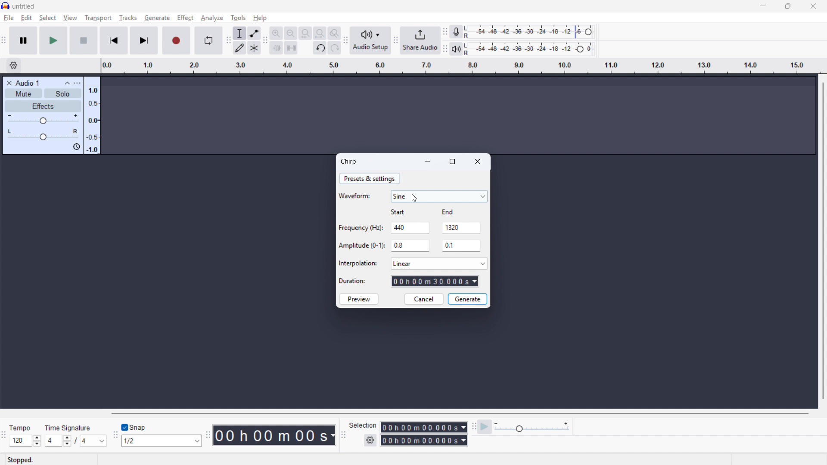  Describe the element at coordinates (92, 115) in the screenshot. I see `Amplitude` at that location.